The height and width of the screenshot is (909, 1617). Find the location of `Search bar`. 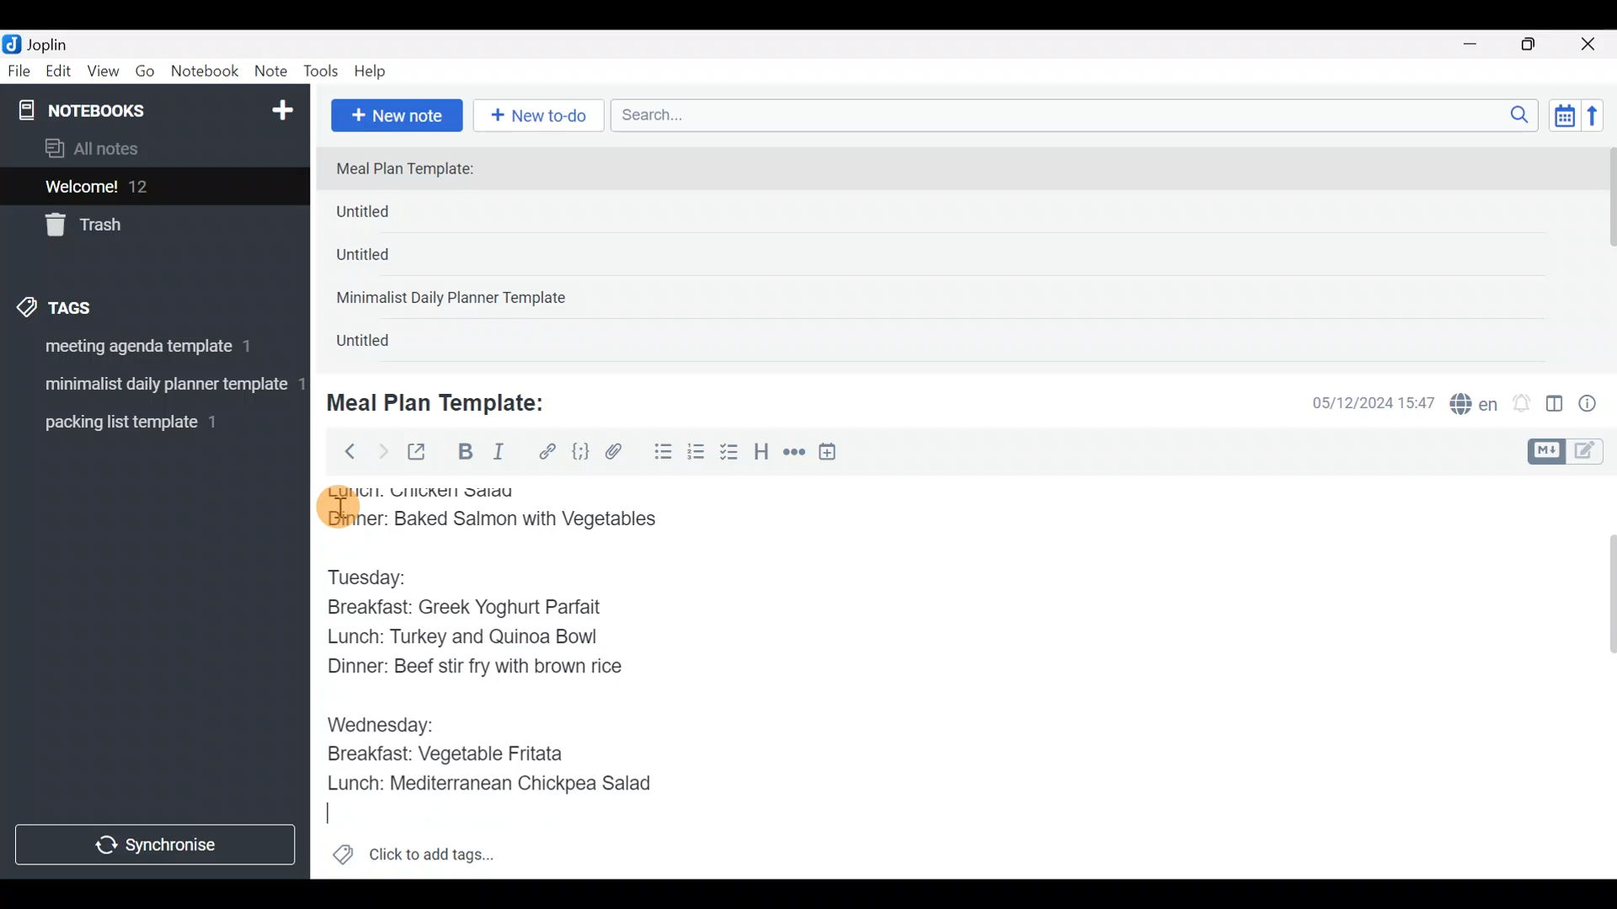

Search bar is located at coordinates (1079, 113).